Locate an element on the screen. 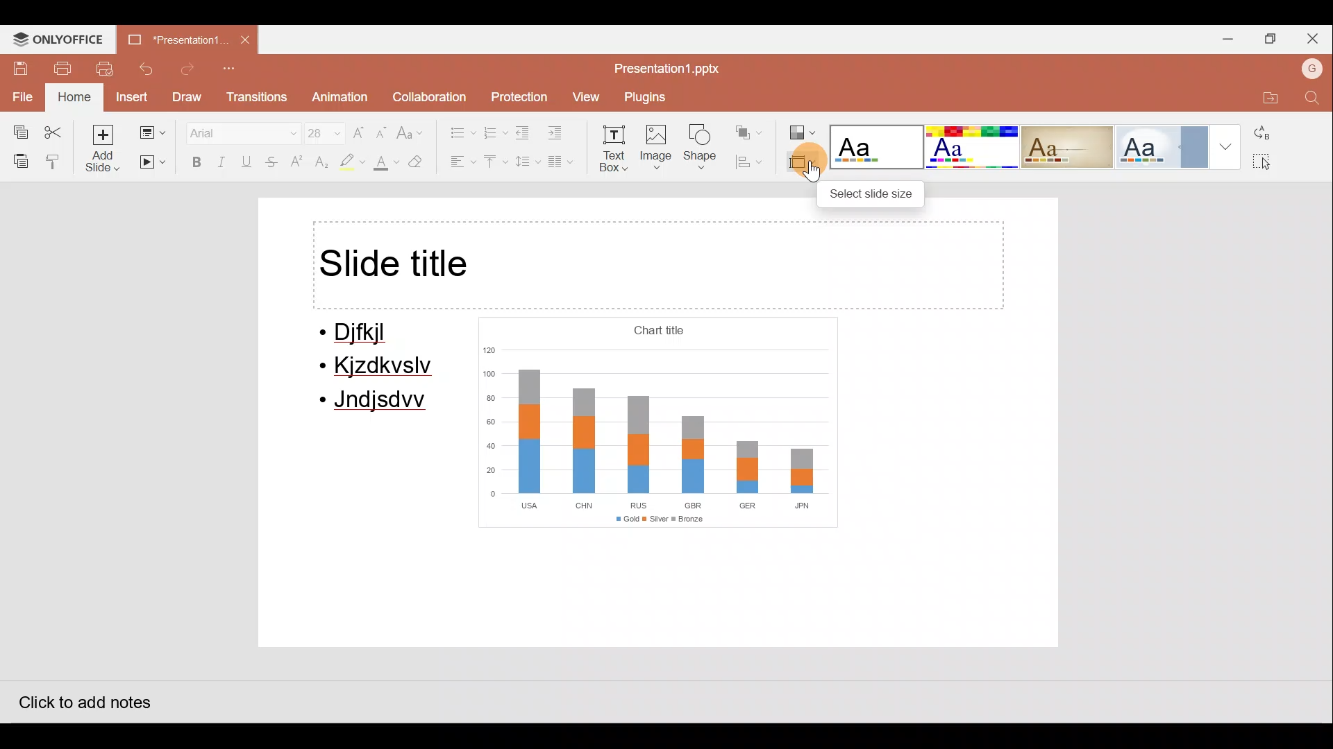  Image is located at coordinates (657, 150).